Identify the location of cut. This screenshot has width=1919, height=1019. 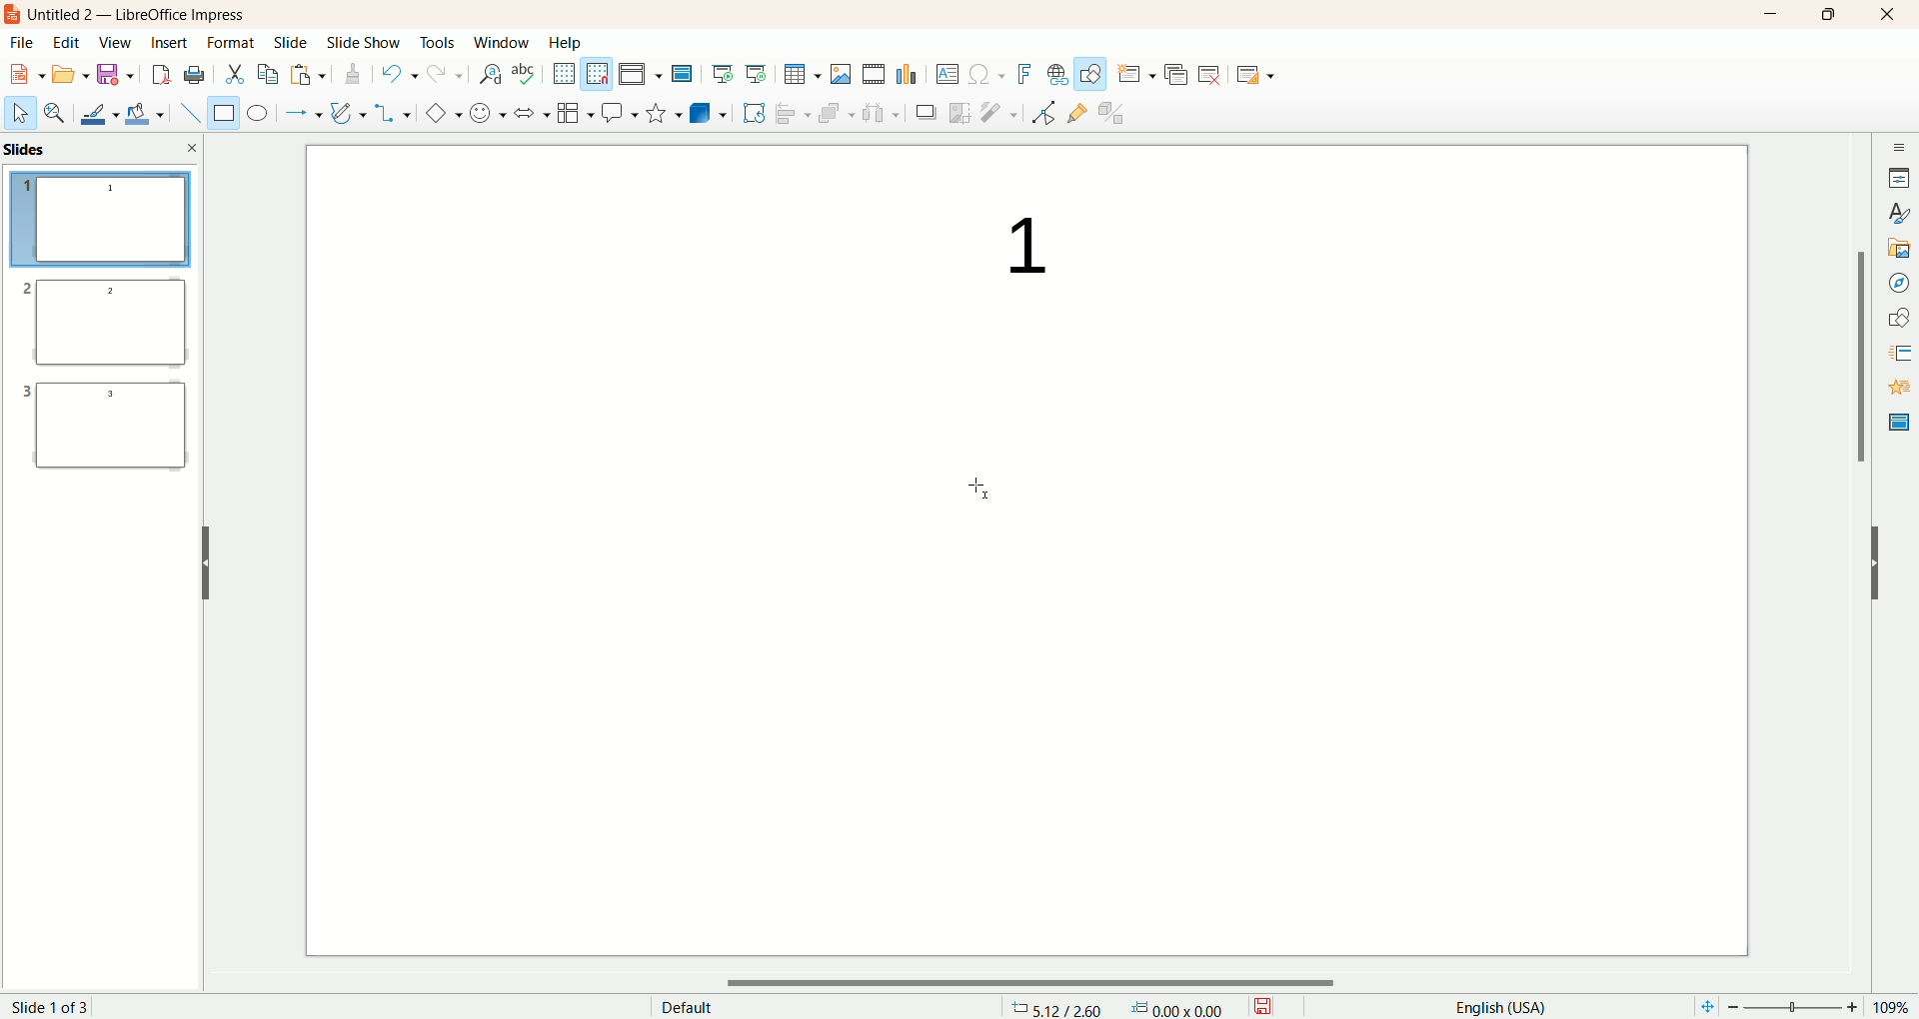
(236, 73).